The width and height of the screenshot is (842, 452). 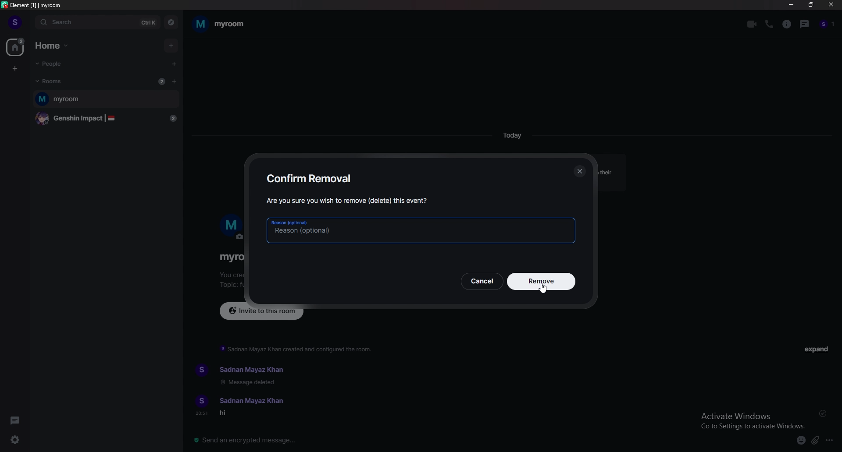 What do you see at coordinates (348, 200) in the screenshot?
I see `are you sure you wish to remove (delete) this event?` at bounding box center [348, 200].